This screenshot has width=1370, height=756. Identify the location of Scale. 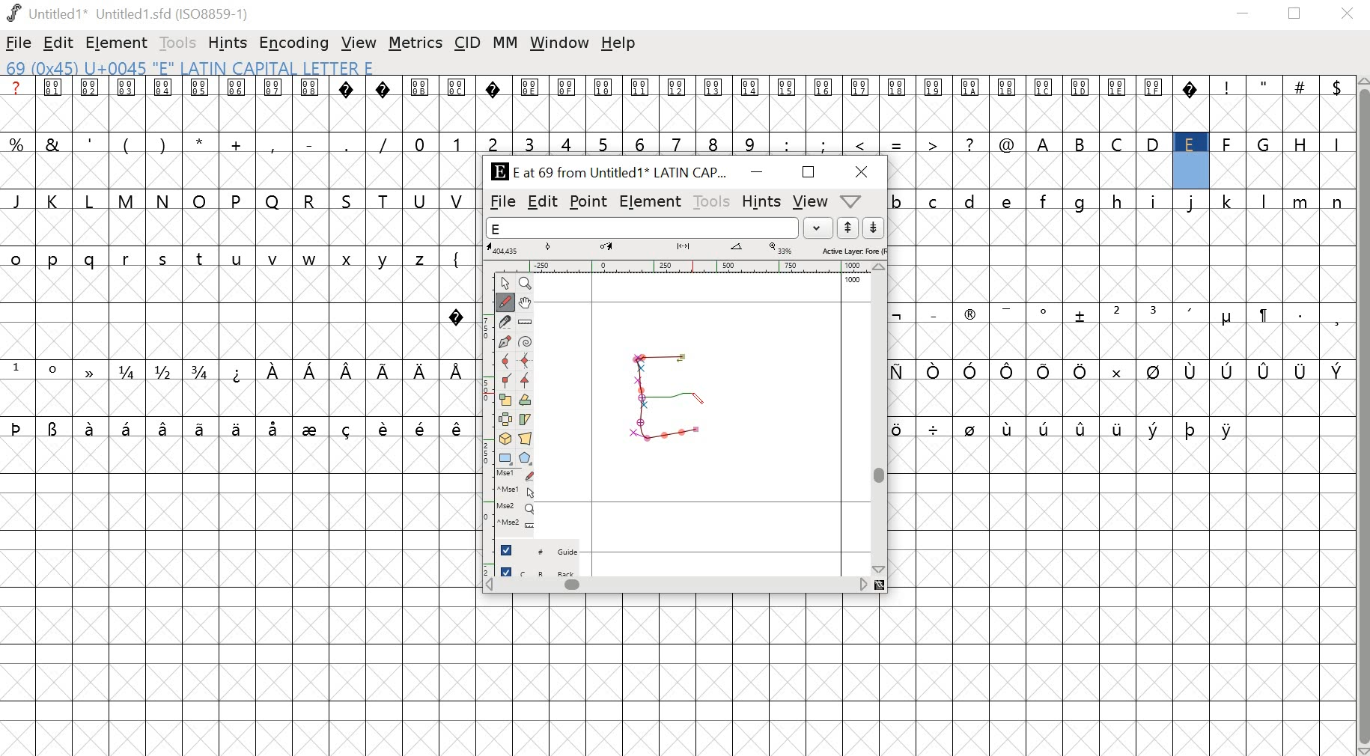
(506, 400).